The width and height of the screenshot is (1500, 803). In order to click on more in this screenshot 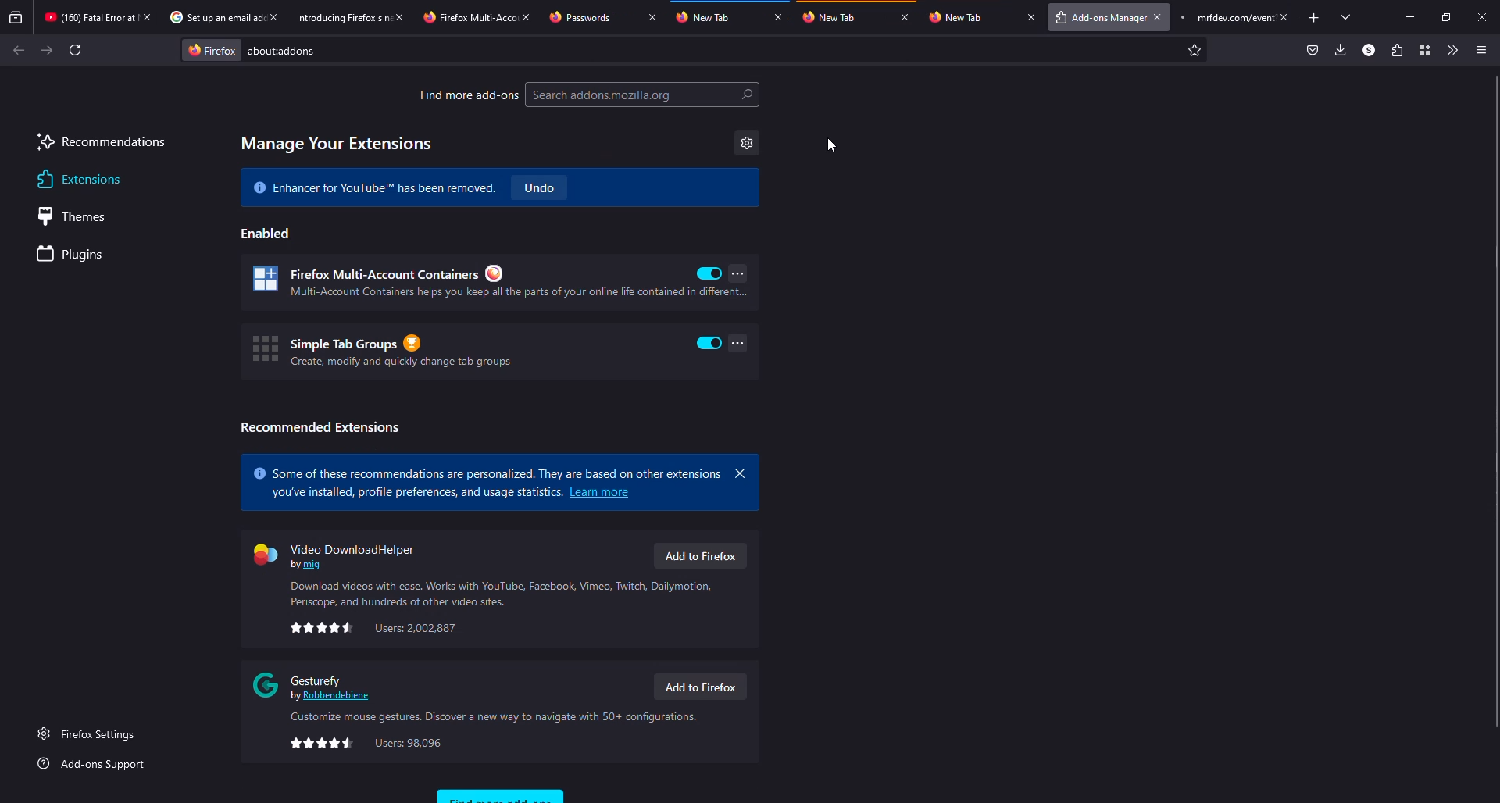, I will do `click(737, 273)`.